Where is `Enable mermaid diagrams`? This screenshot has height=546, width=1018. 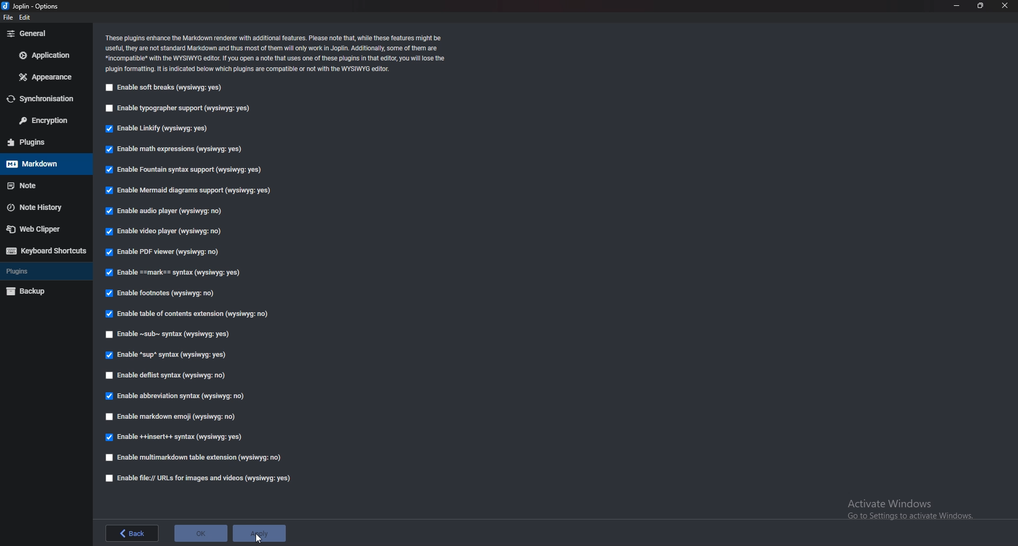 Enable mermaid diagrams is located at coordinates (192, 190).